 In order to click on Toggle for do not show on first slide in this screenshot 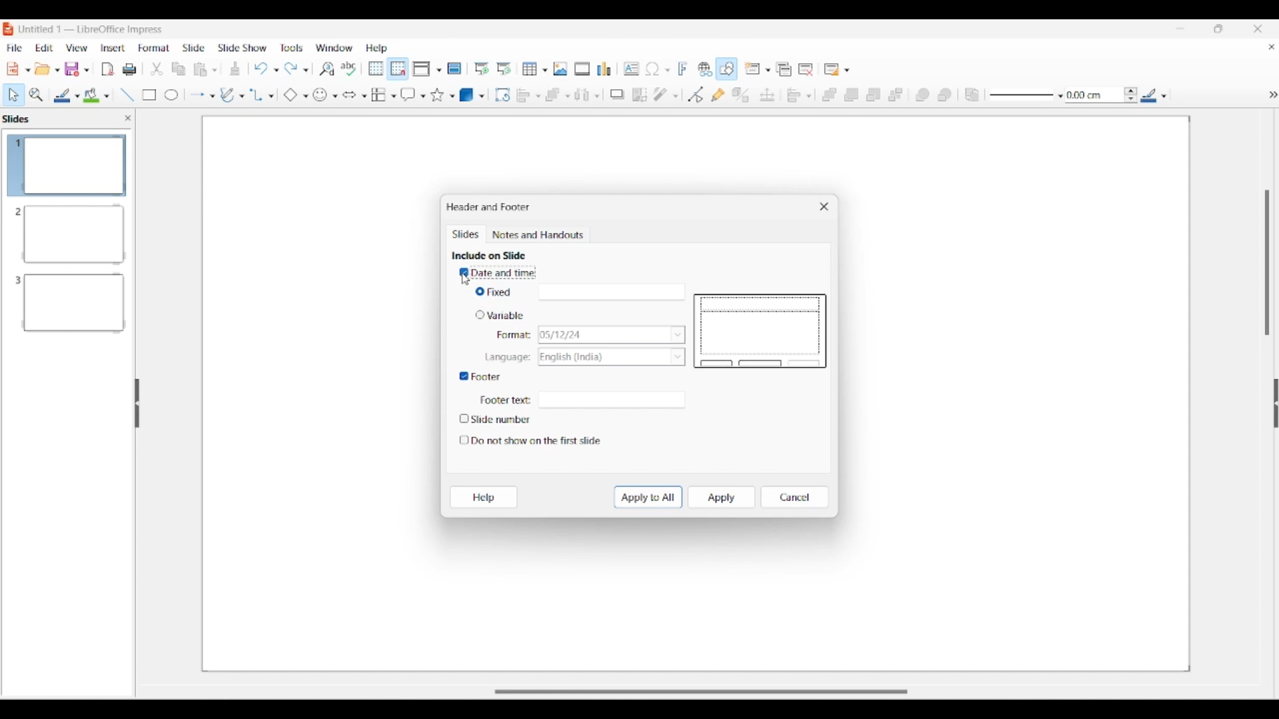, I will do `click(530, 441)`.